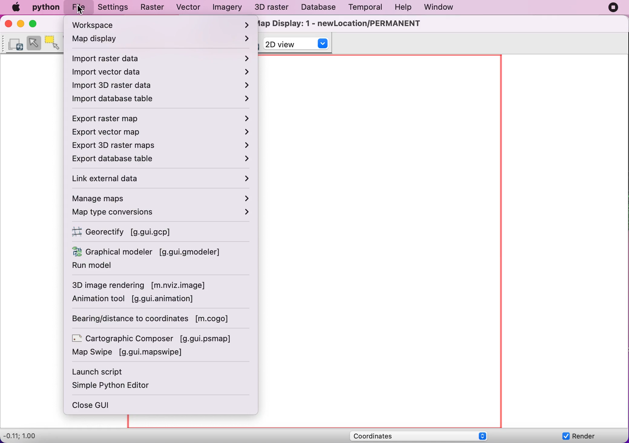 Image resolution: width=629 pixels, height=443 pixels. I want to click on temporal, so click(369, 8).